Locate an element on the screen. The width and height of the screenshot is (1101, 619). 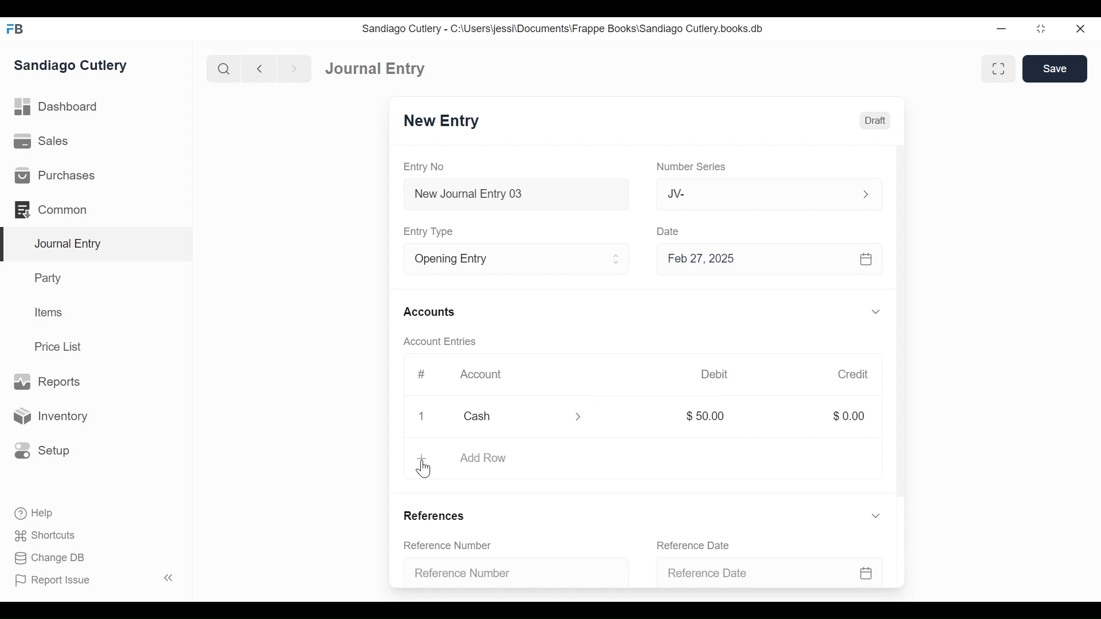
Setup is located at coordinates (42, 451).